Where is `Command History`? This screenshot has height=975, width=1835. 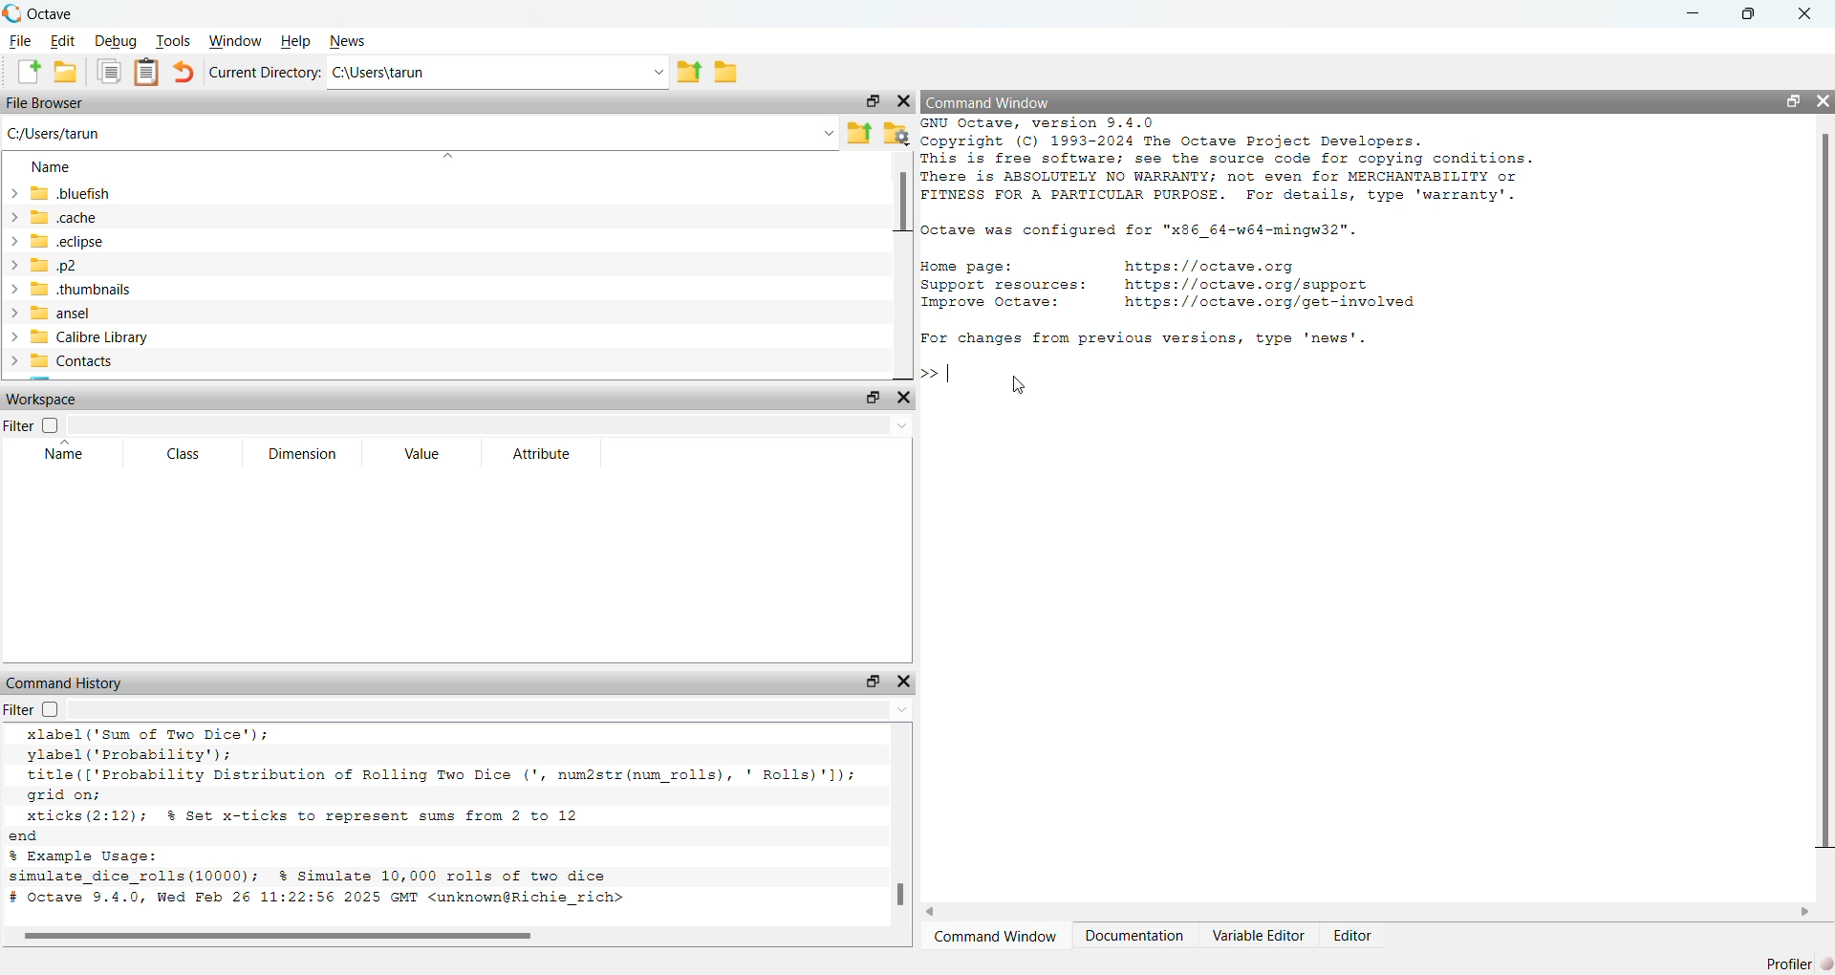 Command History is located at coordinates (65, 682).